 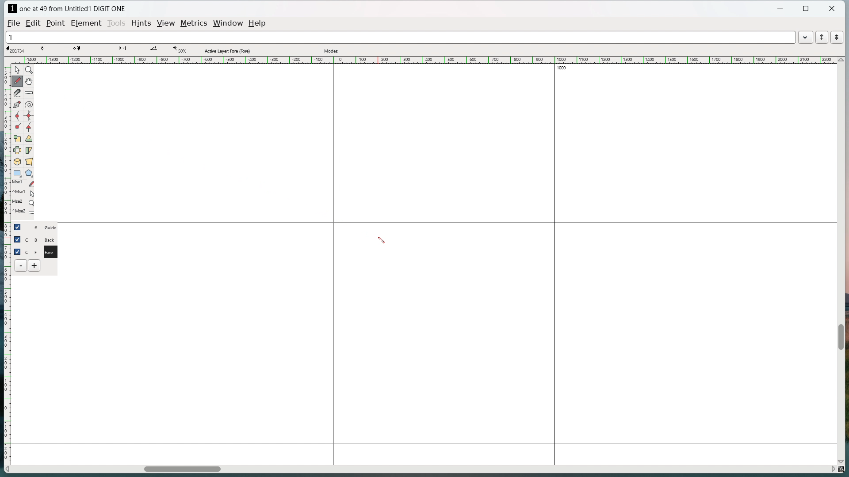 I want to click on 1, so click(x=400, y=37).